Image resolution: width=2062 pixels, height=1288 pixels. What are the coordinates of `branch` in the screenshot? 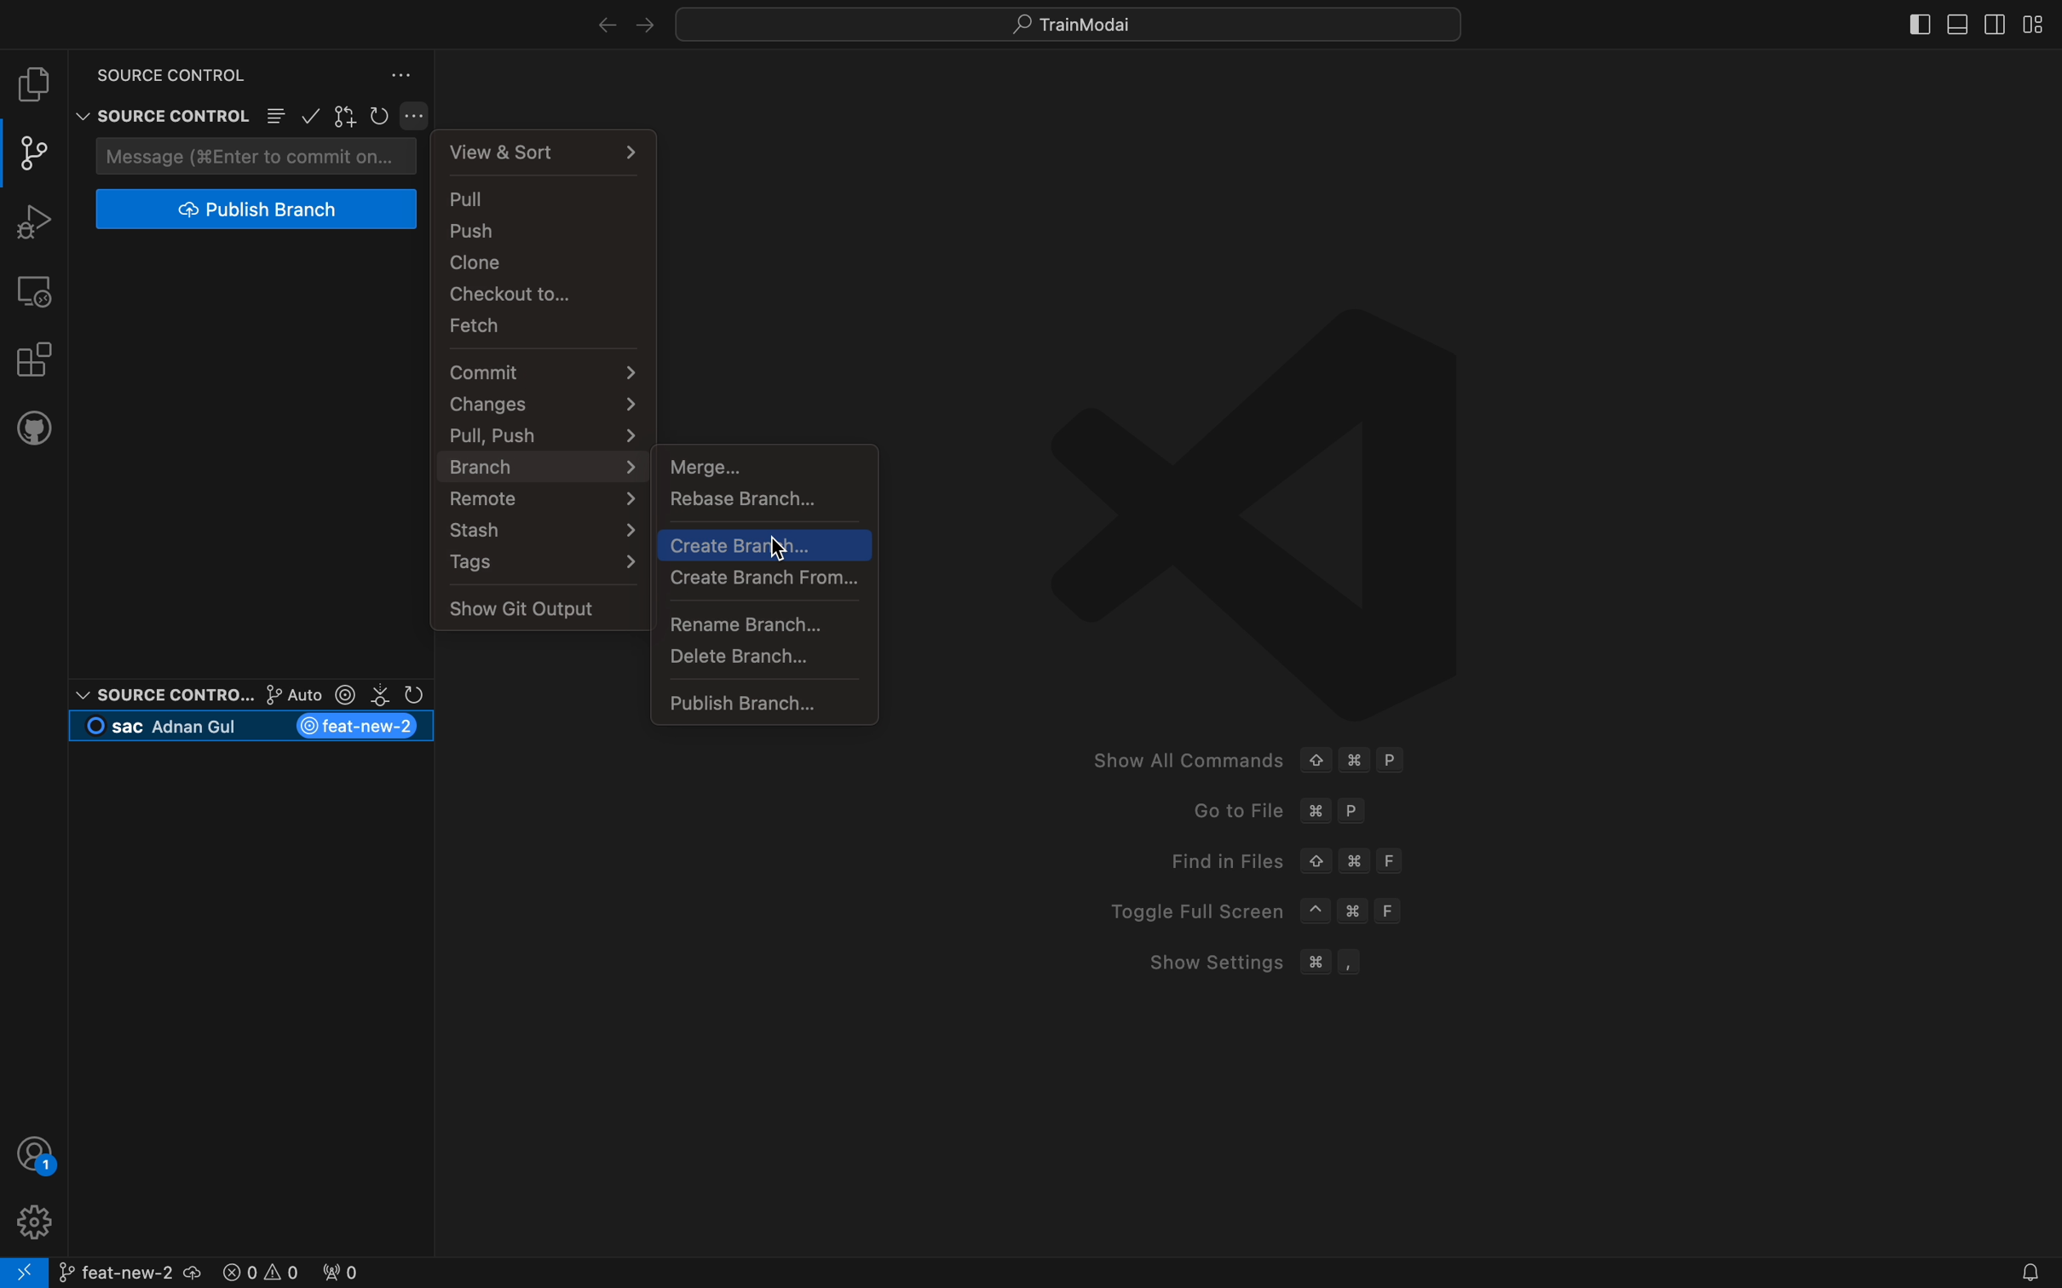 It's located at (539, 465).